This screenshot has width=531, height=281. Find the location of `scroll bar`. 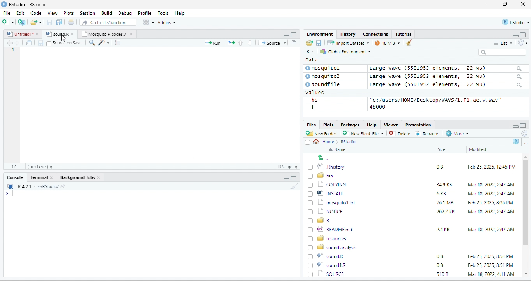

scroll bar is located at coordinates (526, 216).